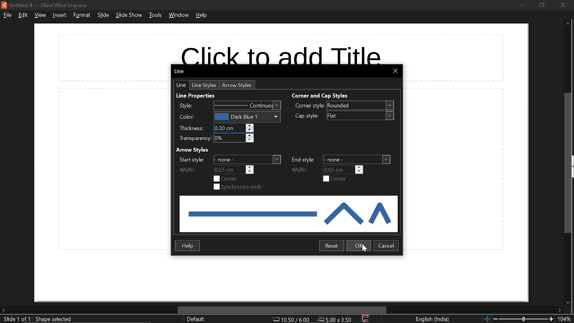 The image size is (574, 323). What do you see at coordinates (396, 71) in the screenshot?
I see `close` at bounding box center [396, 71].